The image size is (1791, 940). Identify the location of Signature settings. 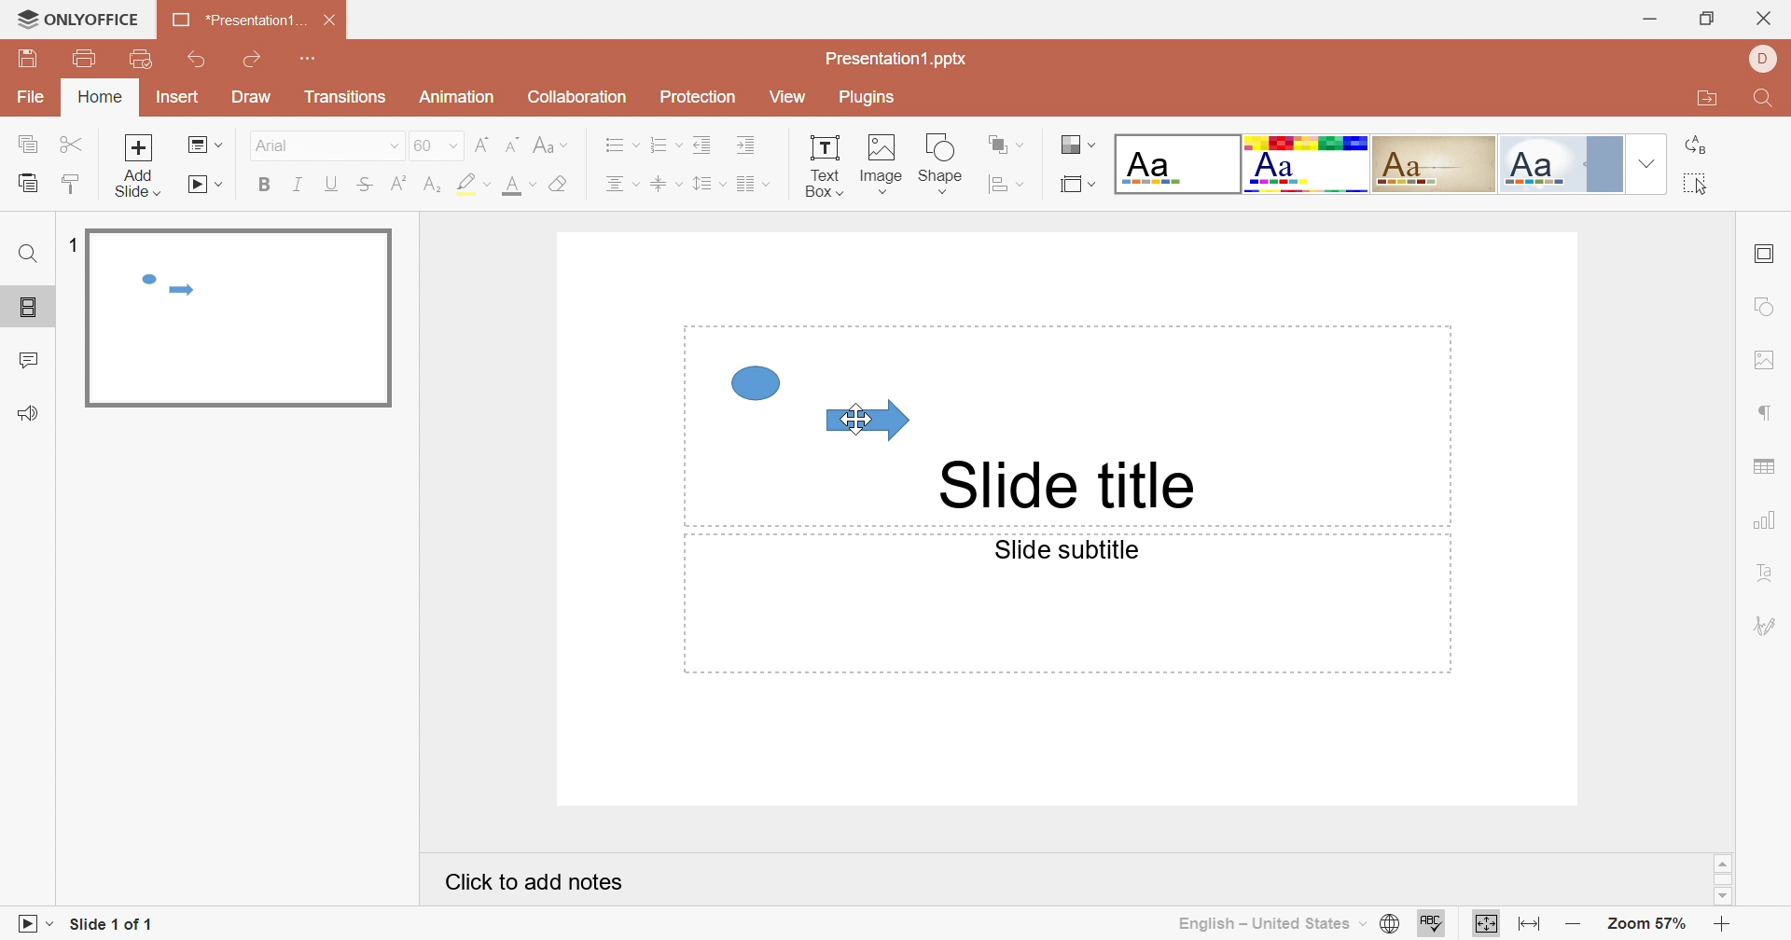
(1768, 629).